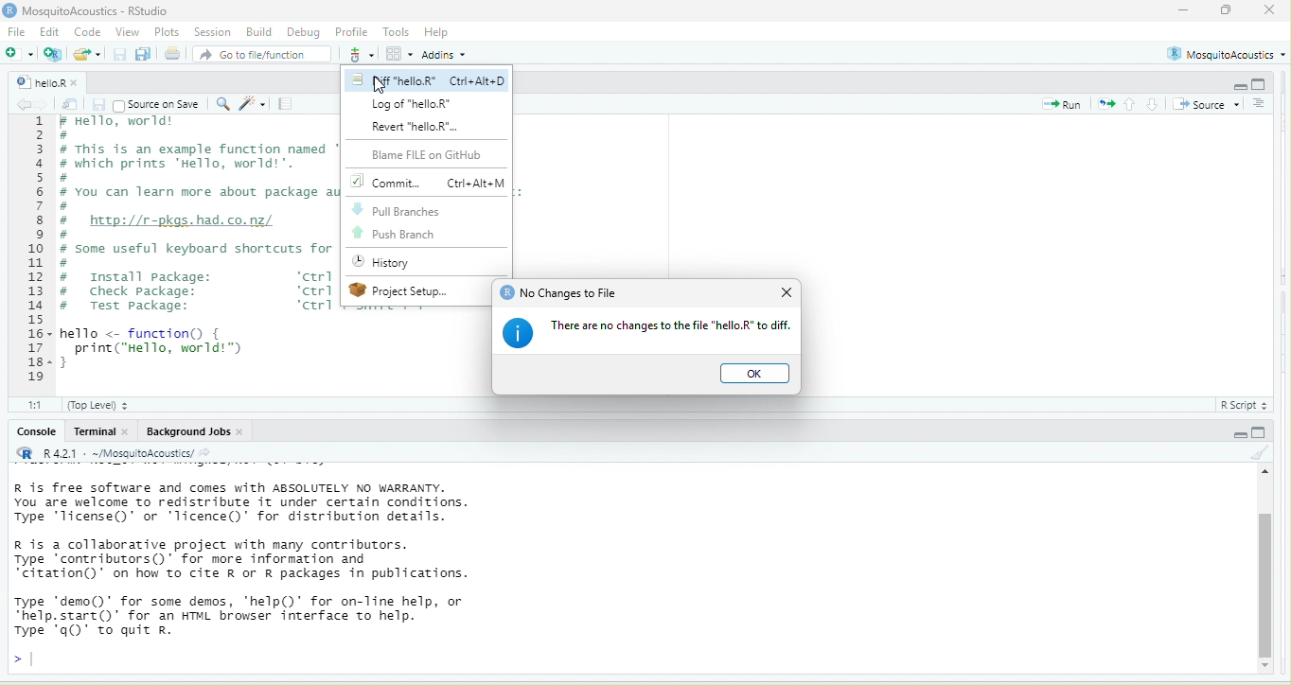  What do you see at coordinates (104, 9) in the screenshot?
I see `MosquitoAcoustics - RStudio` at bounding box center [104, 9].